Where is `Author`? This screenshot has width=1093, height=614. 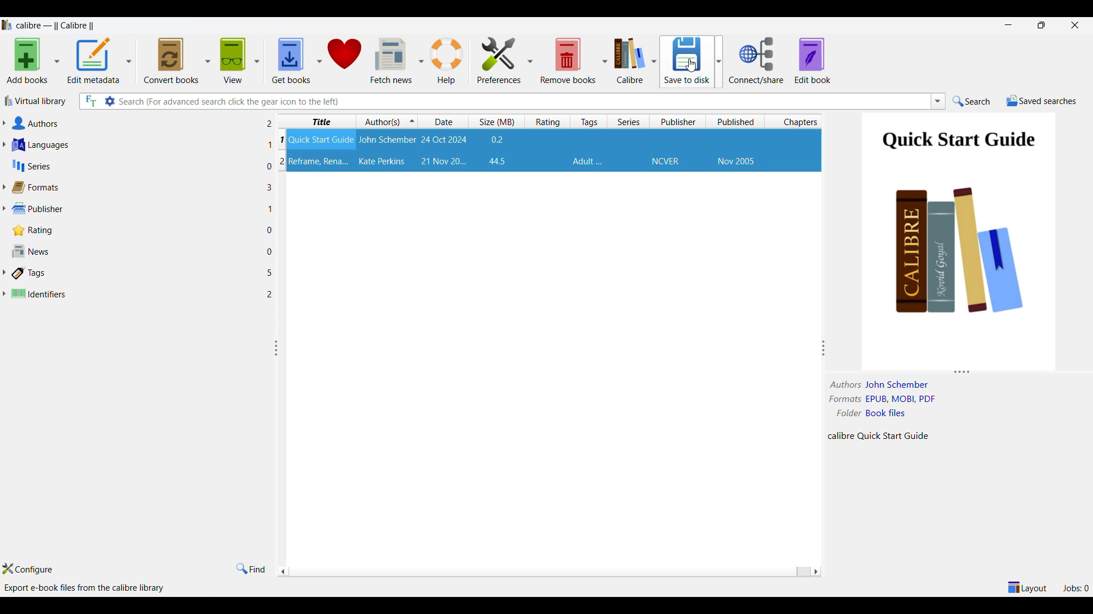
Author is located at coordinates (388, 140).